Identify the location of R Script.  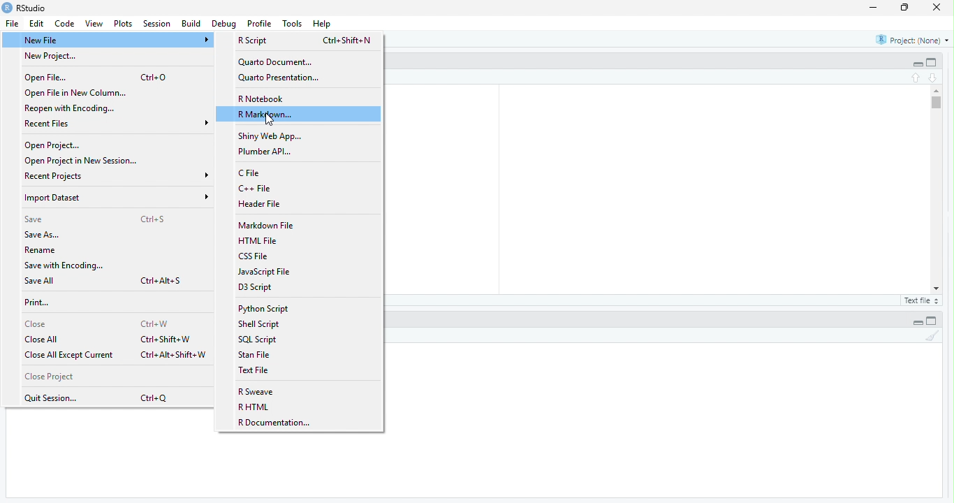
(253, 41).